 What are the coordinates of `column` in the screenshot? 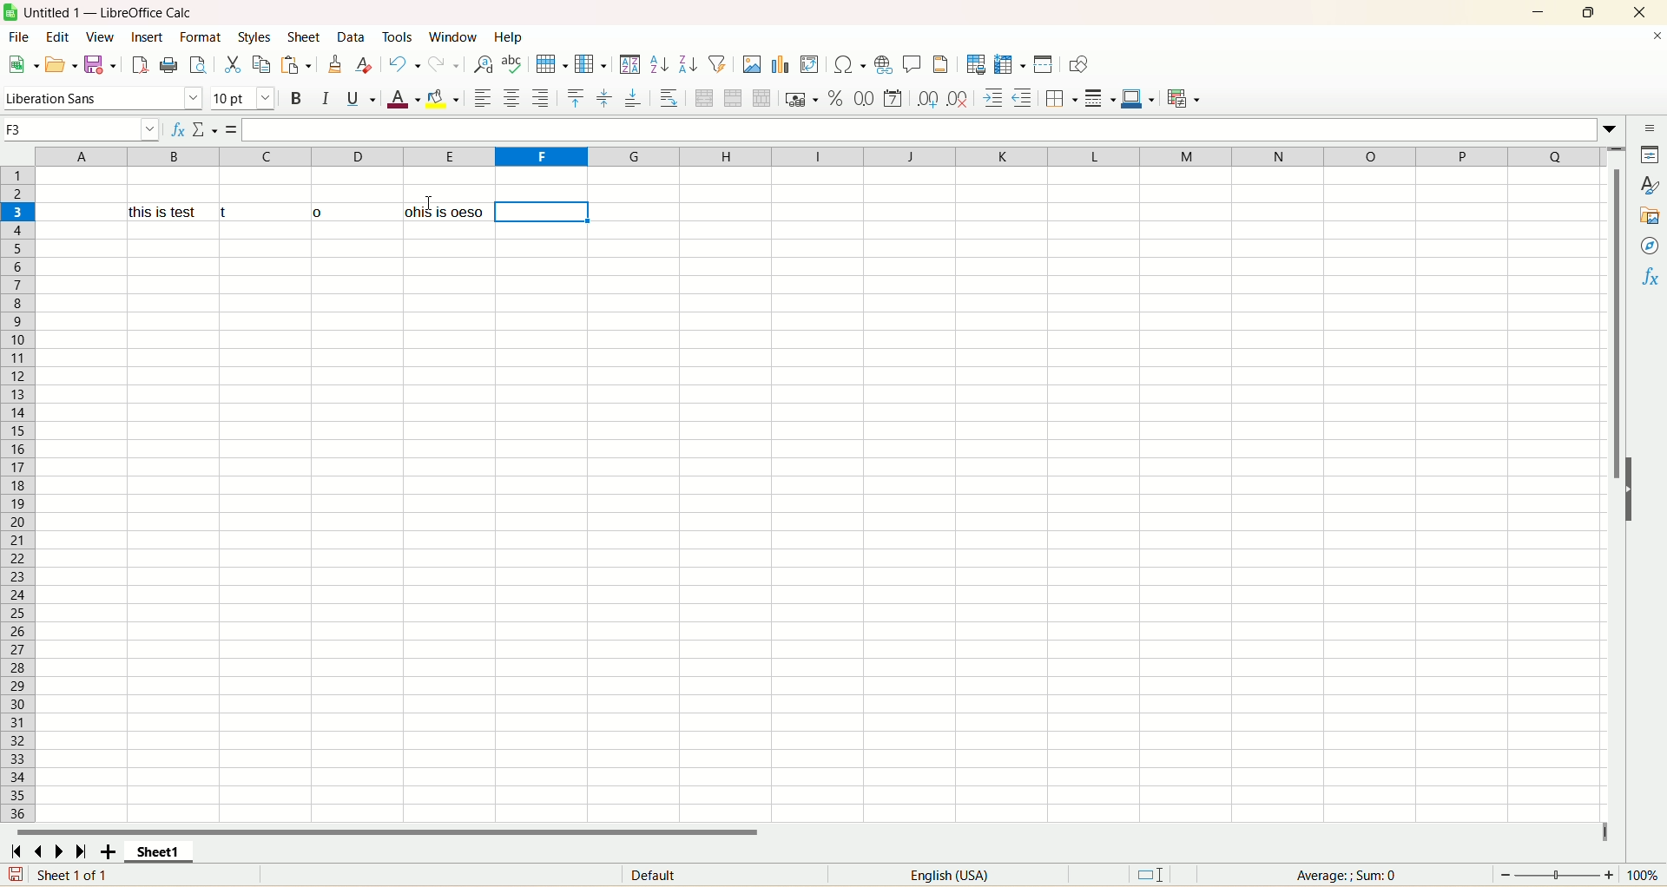 It's located at (819, 155).